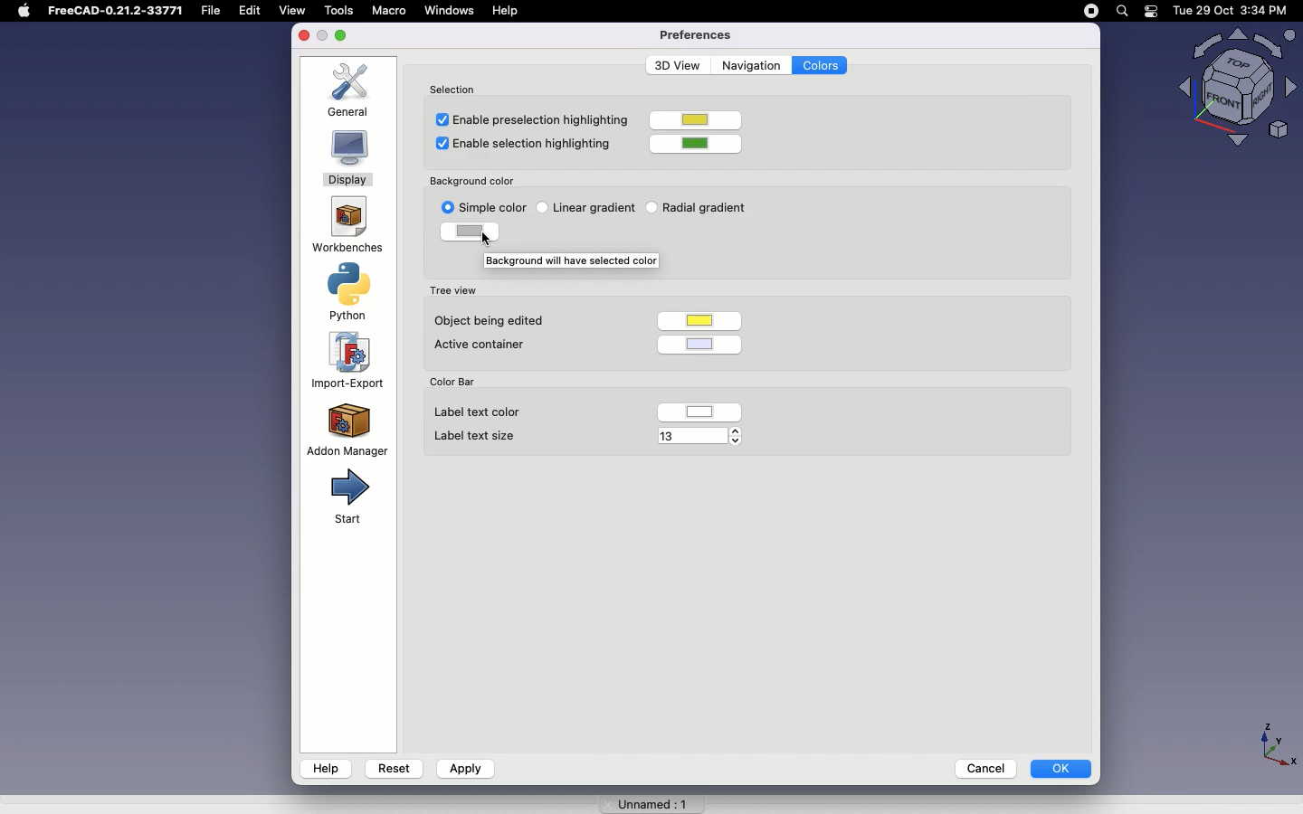  I want to click on Addon Manager, so click(347, 429).